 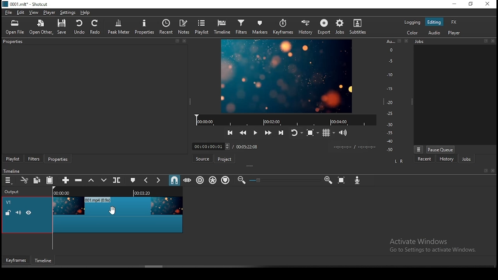 What do you see at coordinates (9, 12) in the screenshot?
I see `file` at bounding box center [9, 12].